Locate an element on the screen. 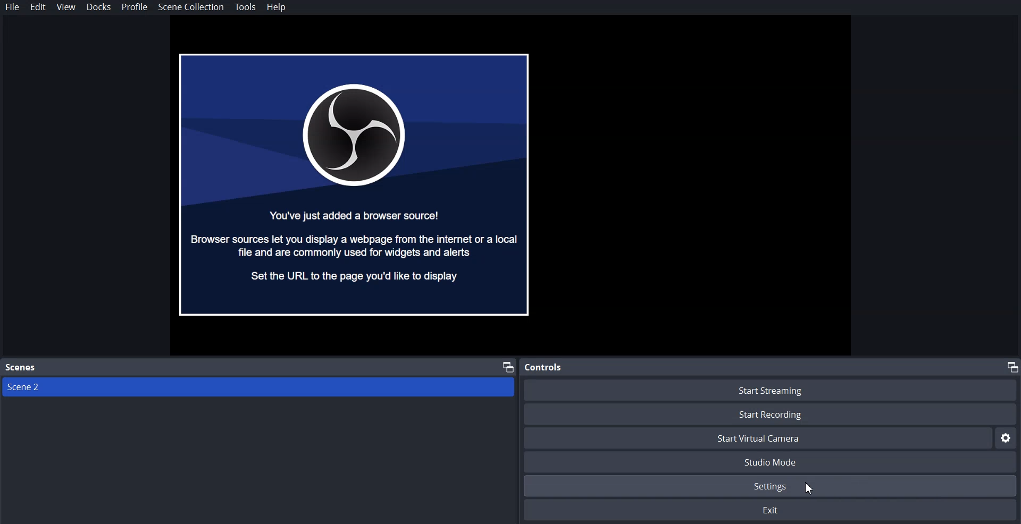 Image resolution: width=1021 pixels, height=524 pixels. Maximize is located at coordinates (1011, 366).